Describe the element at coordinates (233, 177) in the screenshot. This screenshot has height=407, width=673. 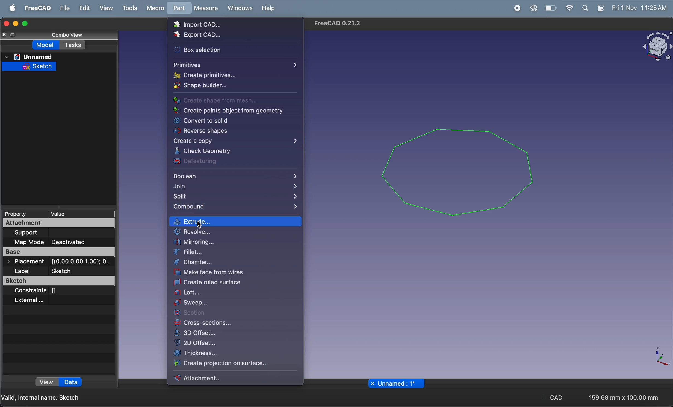
I see `boolean` at that location.